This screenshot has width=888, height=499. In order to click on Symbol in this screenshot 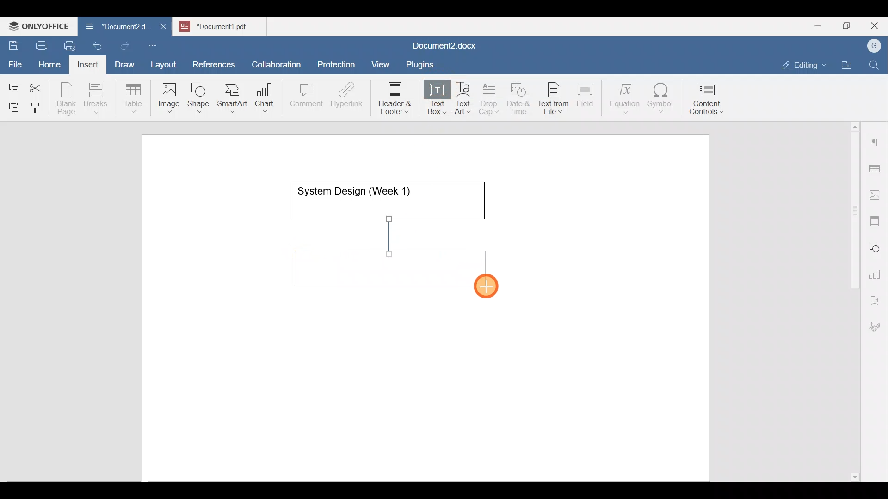, I will do `click(661, 101)`.